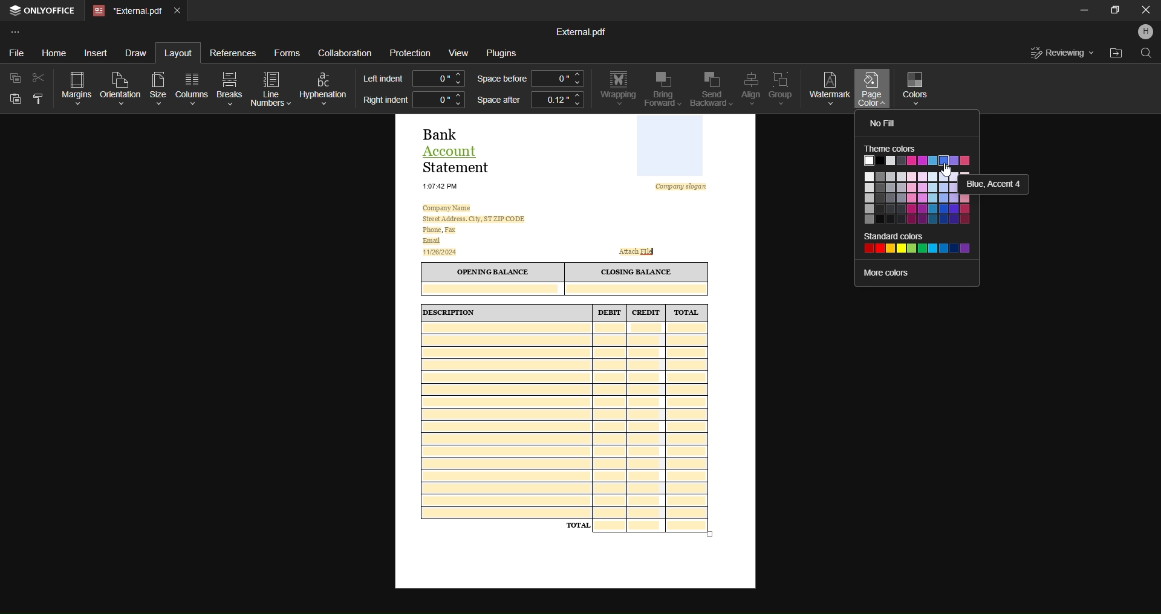  What do you see at coordinates (909, 198) in the screenshot?
I see `Other Color Options` at bounding box center [909, 198].